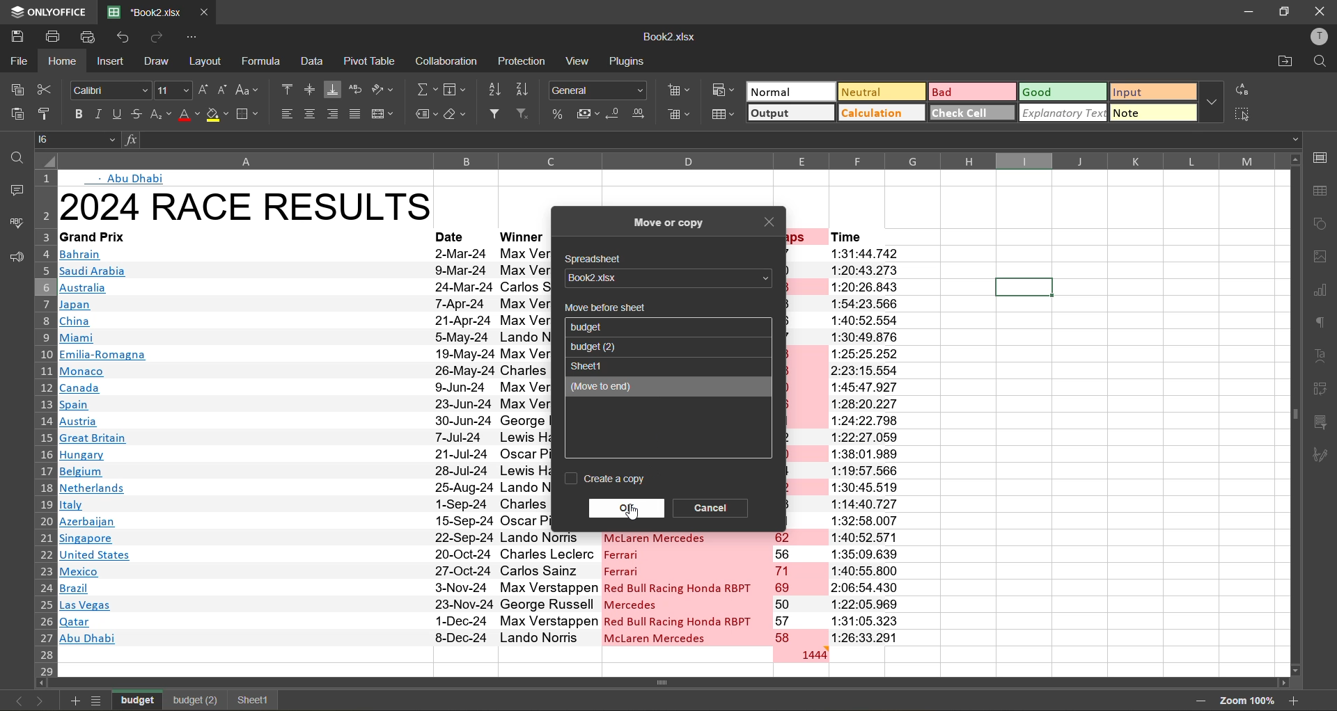 The width and height of the screenshot is (1337, 711). What do you see at coordinates (643, 114) in the screenshot?
I see `increase decimal` at bounding box center [643, 114].